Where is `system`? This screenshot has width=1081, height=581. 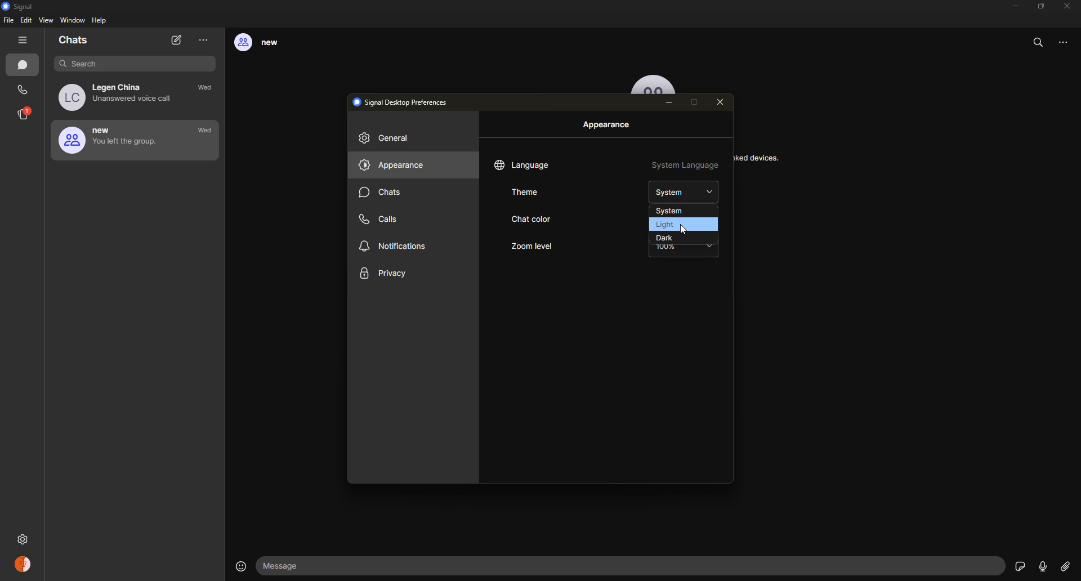
system is located at coordinates (668, 211).